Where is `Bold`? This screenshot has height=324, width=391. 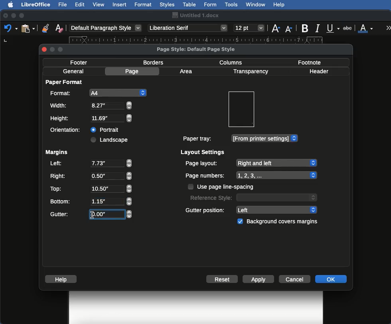 Bold is located at coordinates (306, 28).